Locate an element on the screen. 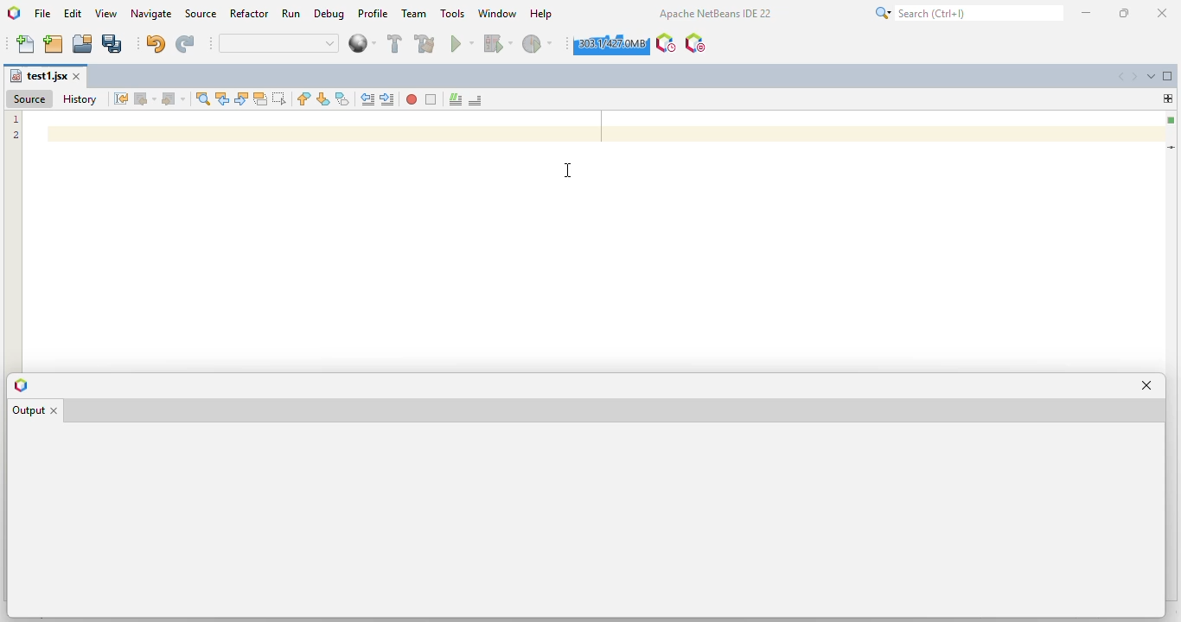 The image size is (1181, 622). uncomment is located at coordinates (476, 100).